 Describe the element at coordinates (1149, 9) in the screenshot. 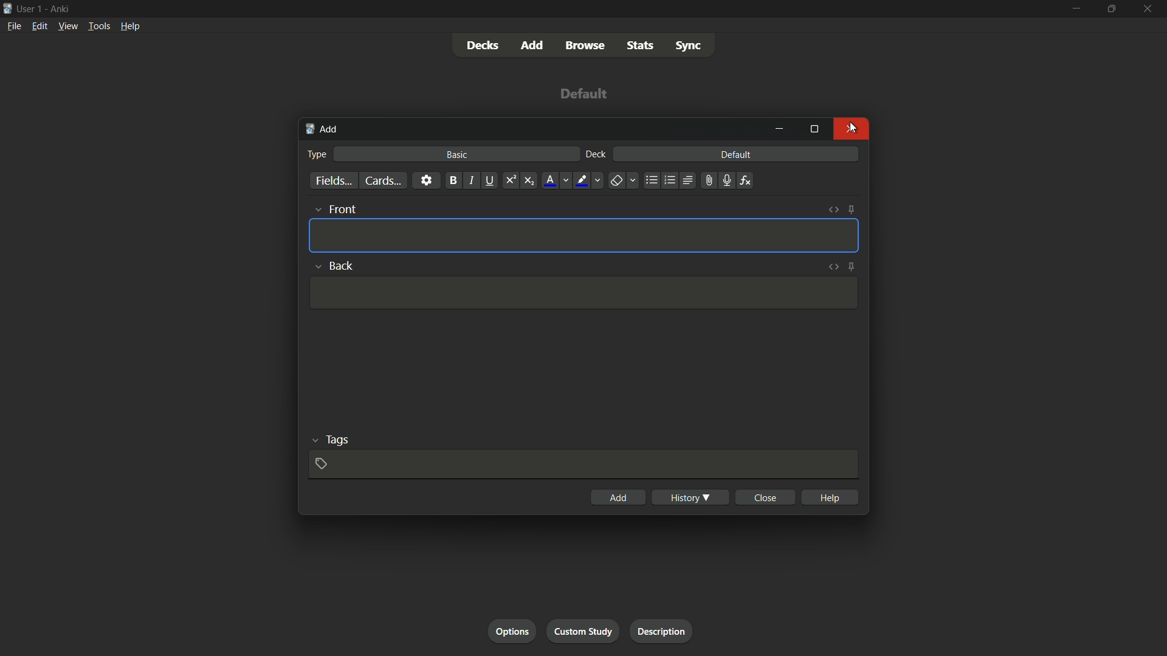

I see `close app` at that location.